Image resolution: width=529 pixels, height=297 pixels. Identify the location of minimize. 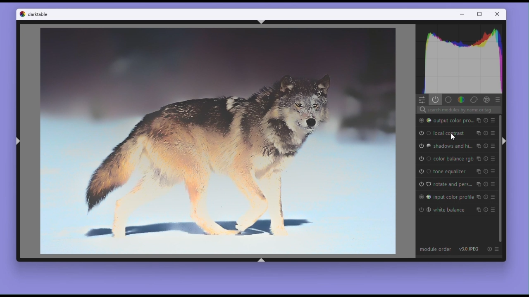
(464, 14).